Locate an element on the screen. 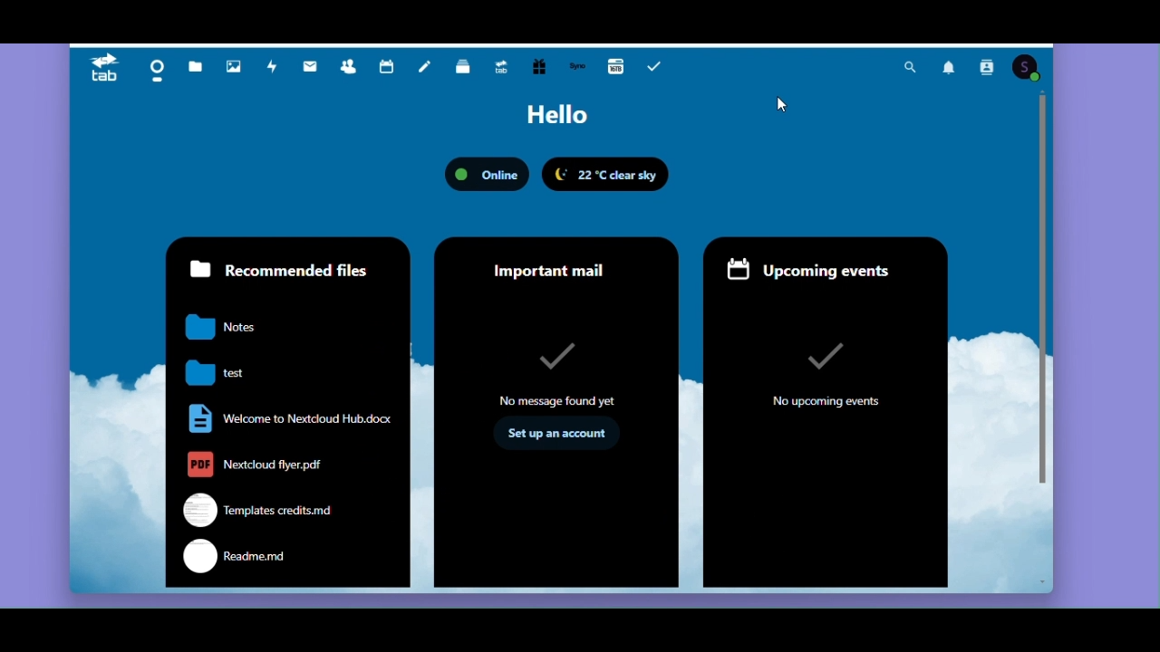 Image resolution: width=1160 pixels, height=652 pixels. Dashboard is located at coordinates (154, 70).